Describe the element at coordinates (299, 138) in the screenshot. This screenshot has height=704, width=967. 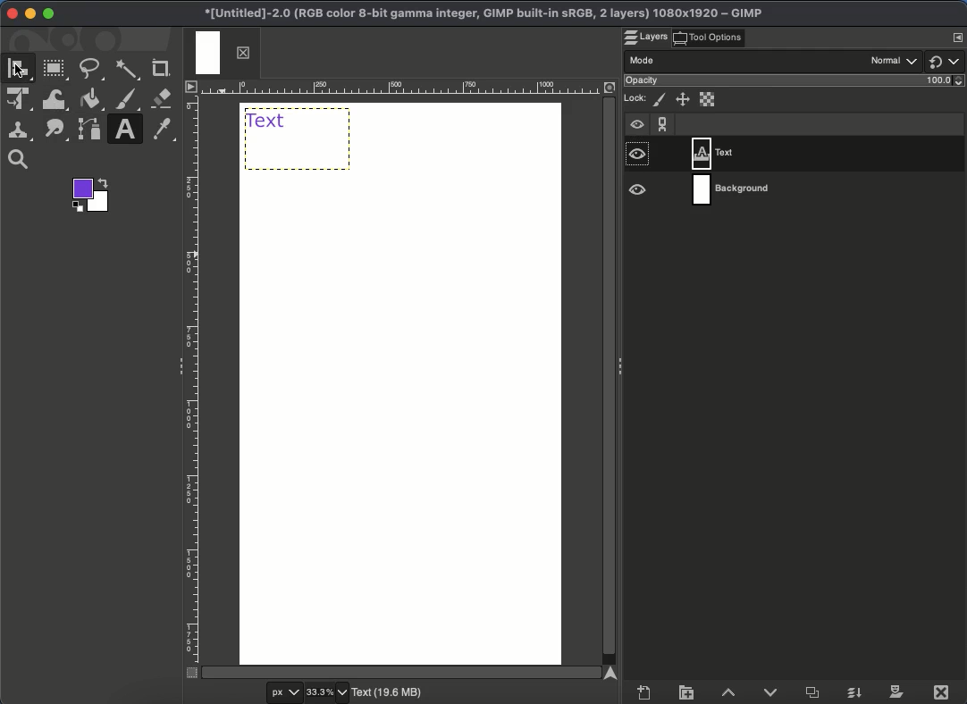
I see `Text` at that location.